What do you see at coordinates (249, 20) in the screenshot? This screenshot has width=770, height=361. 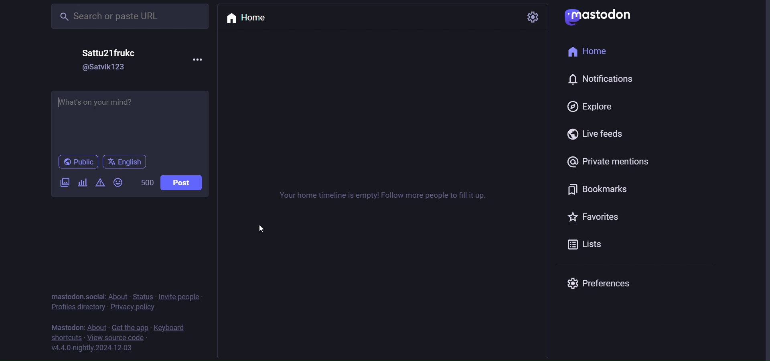 I see `home` at bounding box center [249, 20].